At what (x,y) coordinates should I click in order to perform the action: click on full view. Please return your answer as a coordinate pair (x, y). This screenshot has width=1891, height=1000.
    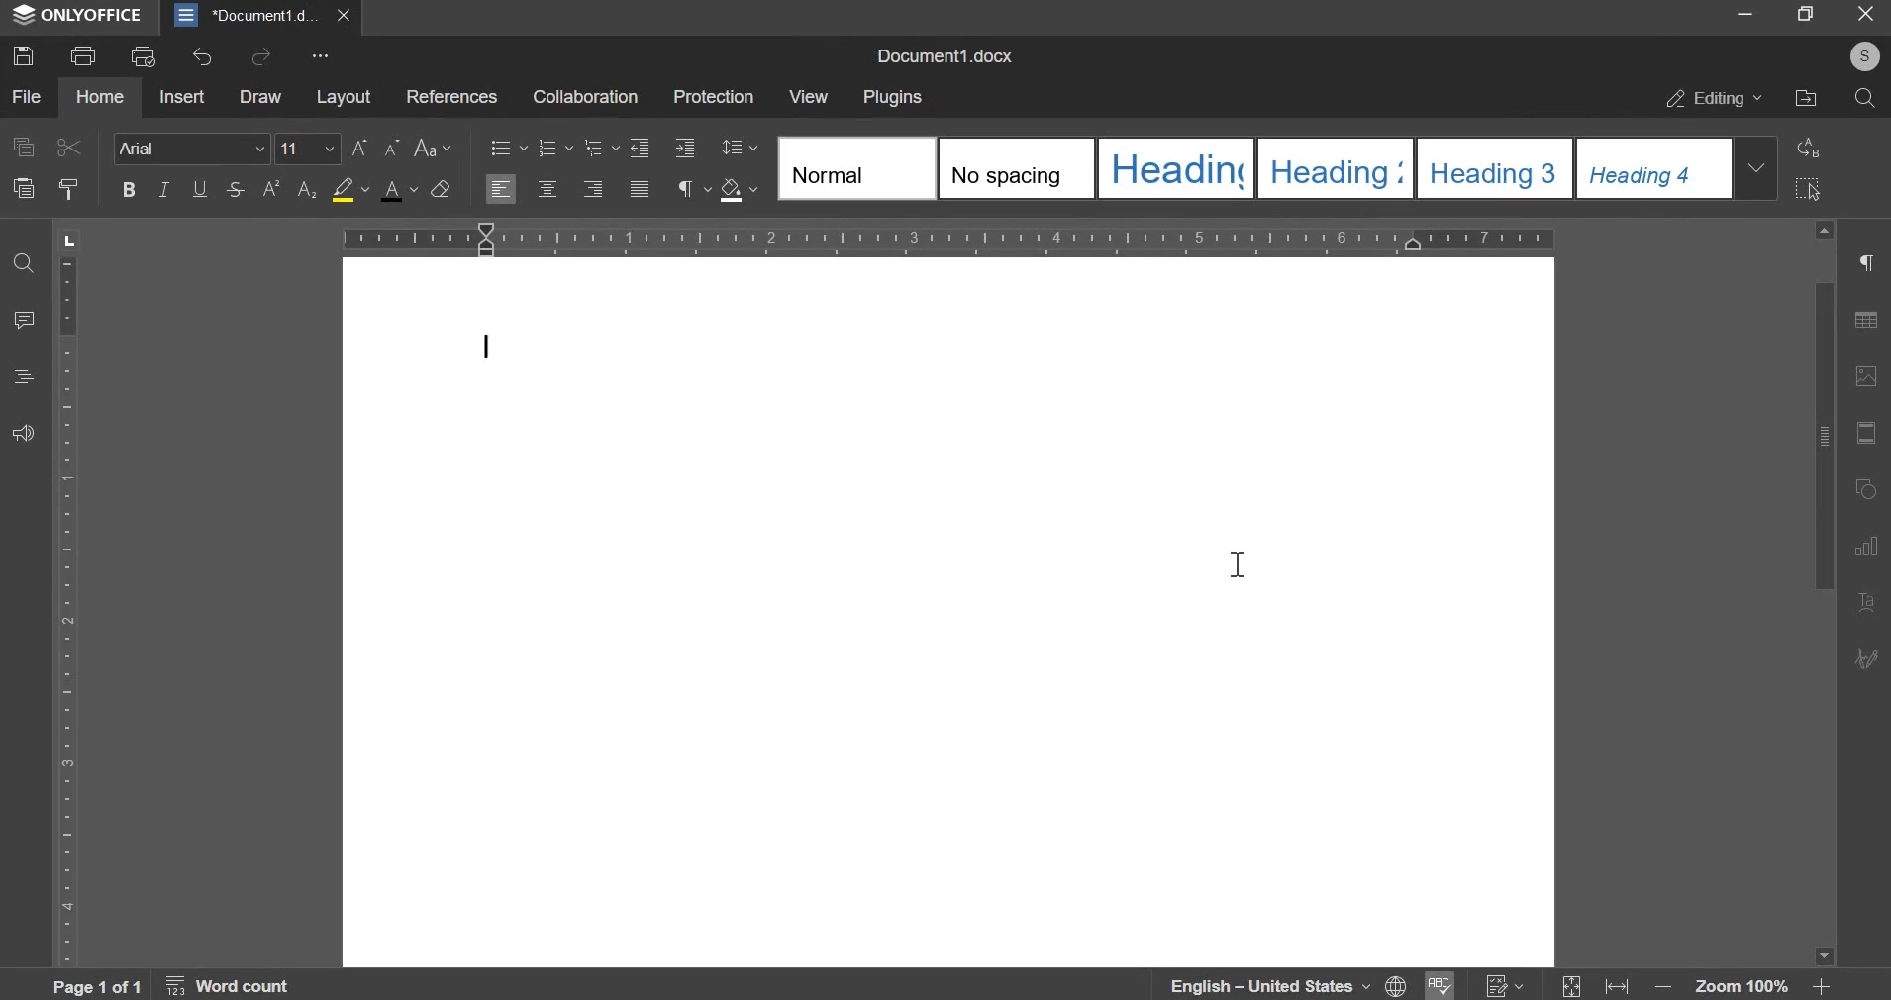
    Looking at the image, I should click on (1570, 985).